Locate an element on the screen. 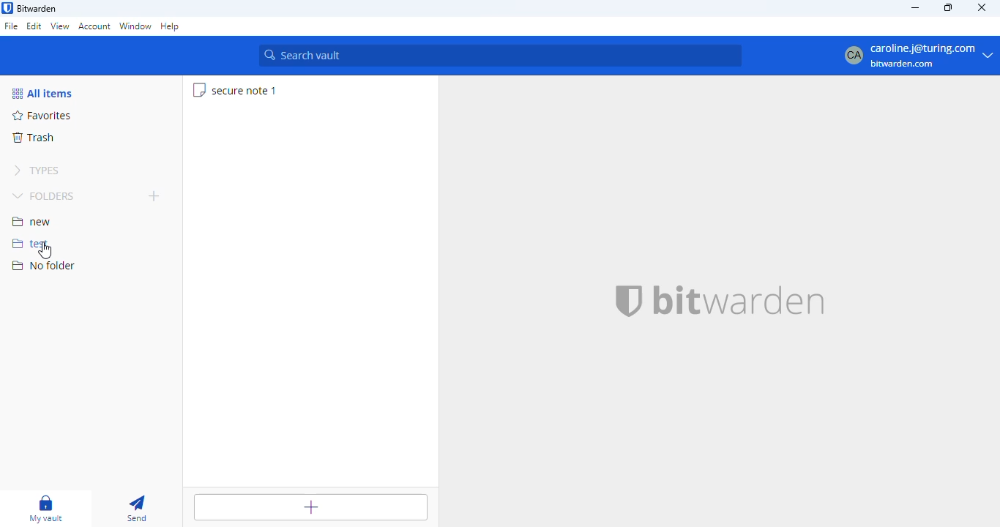 The image size is (1000, 527). all items is located at coordinates (44, 94).